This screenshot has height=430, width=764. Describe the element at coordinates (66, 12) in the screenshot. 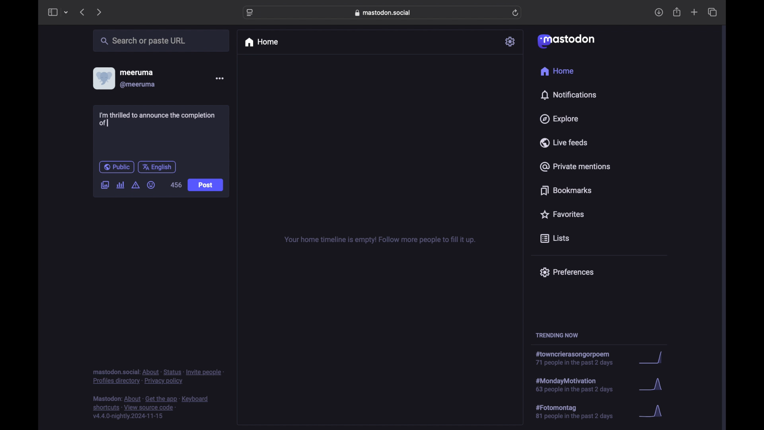

I see `tab group picker` at that location.